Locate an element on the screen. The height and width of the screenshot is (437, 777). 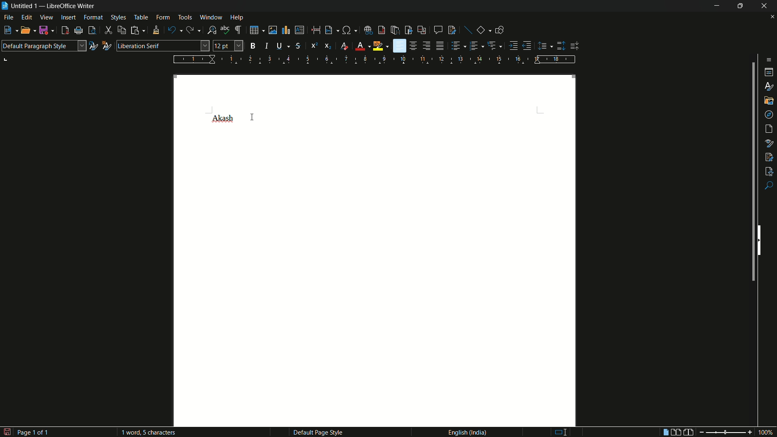
increase paragraph spacing is located at coordinates (561, 46).